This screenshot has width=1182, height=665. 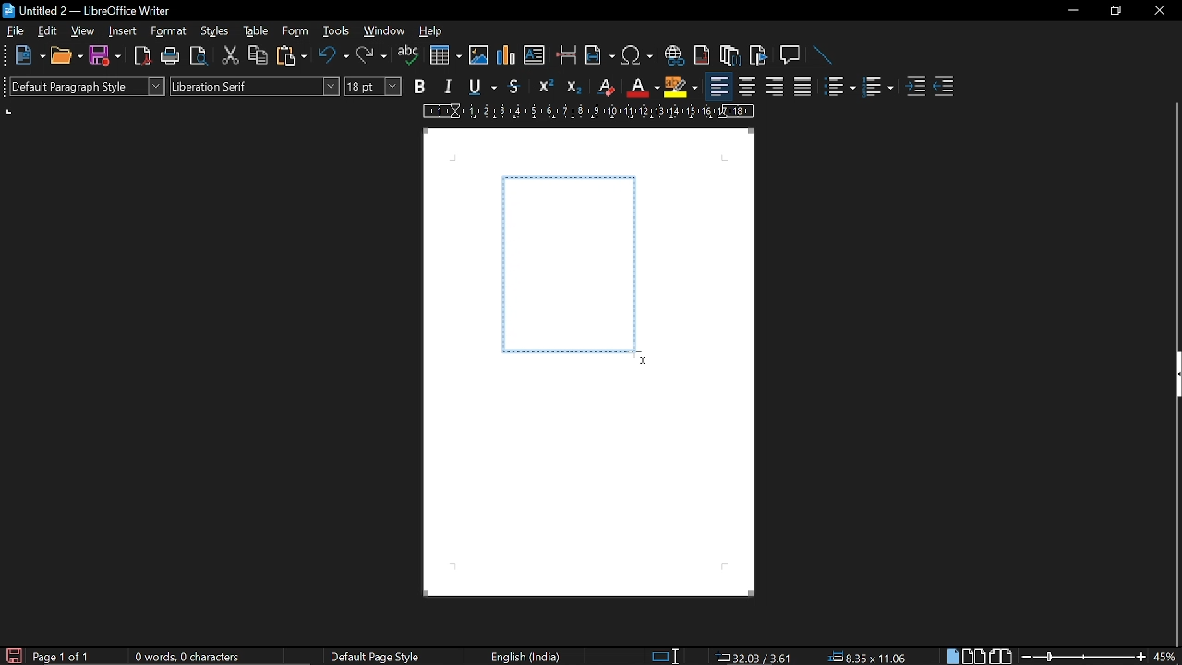 I want to click on change zoom, so click(x=1083, y=657).